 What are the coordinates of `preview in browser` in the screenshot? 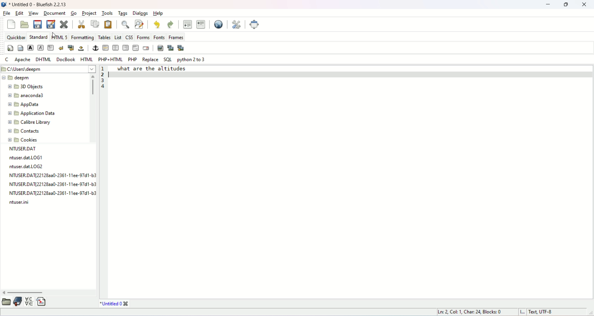 It's located at (218, 24).